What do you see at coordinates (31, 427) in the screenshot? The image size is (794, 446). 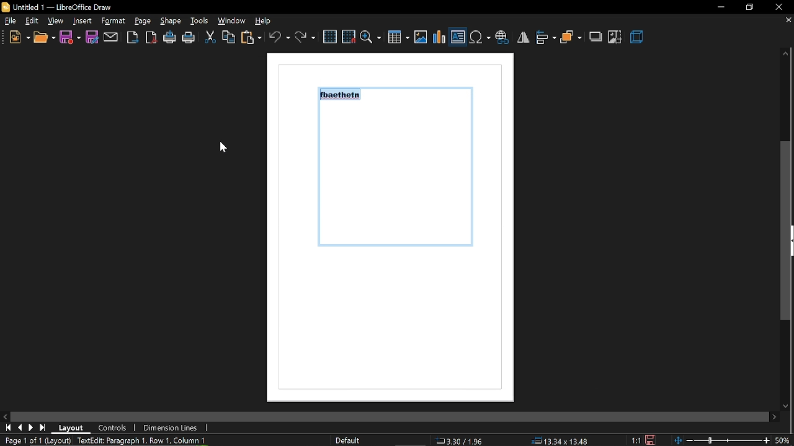 I see `next page` at bounding box center [31, 427].